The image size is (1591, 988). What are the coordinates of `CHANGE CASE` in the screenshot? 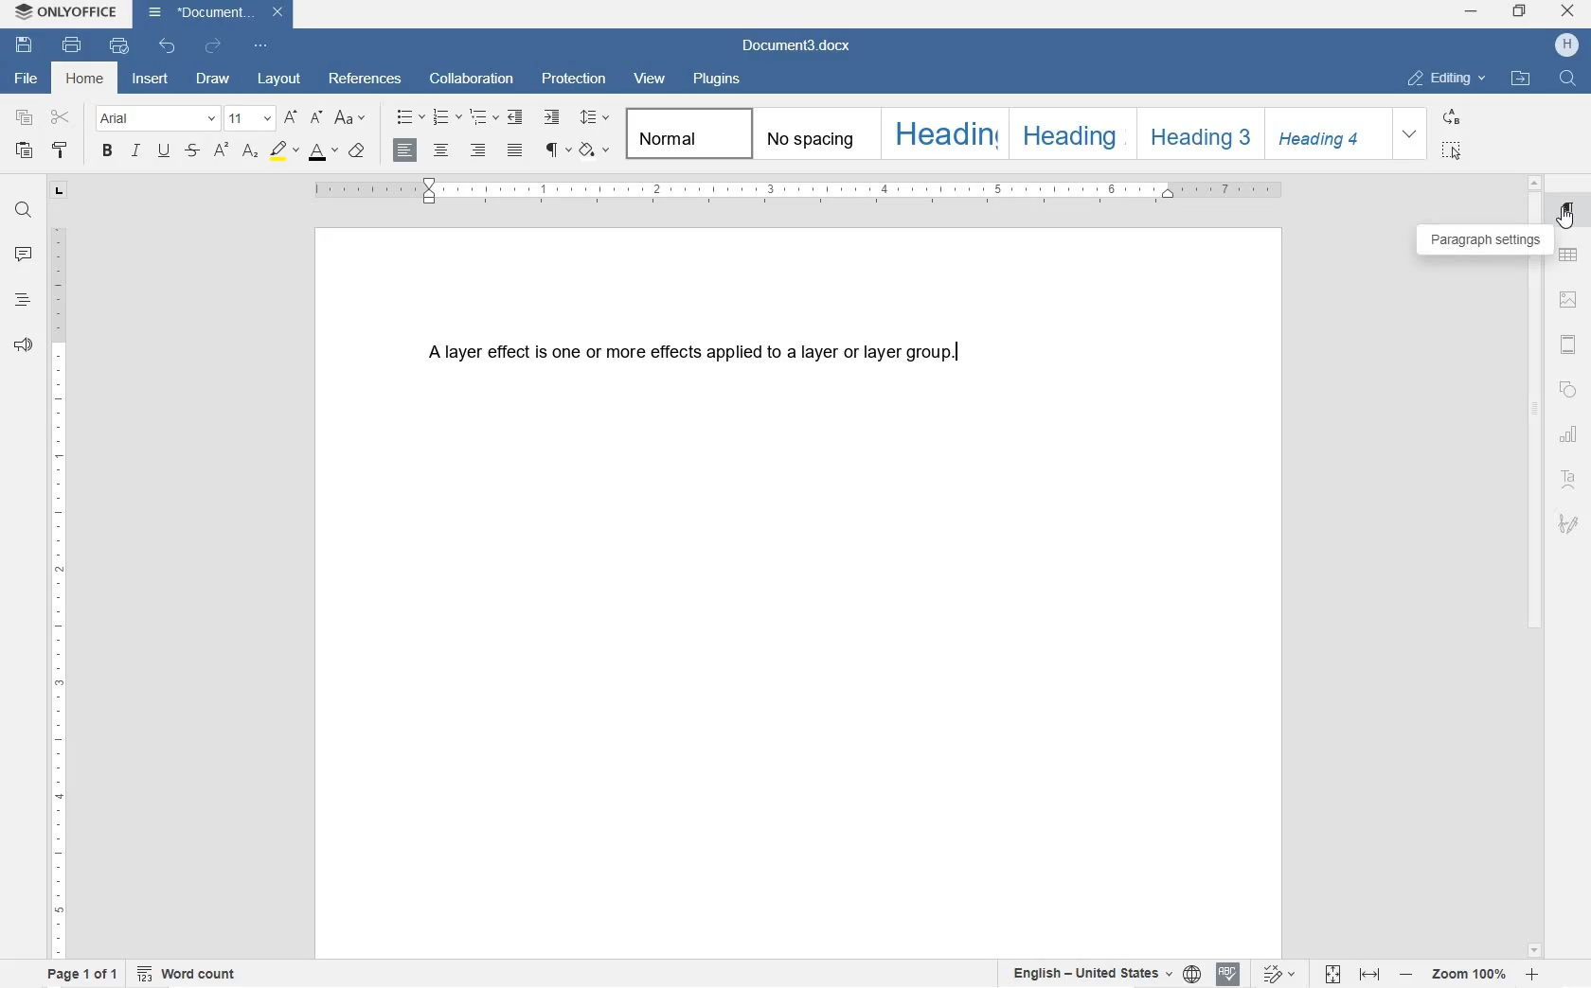 It's located at (351, 118).